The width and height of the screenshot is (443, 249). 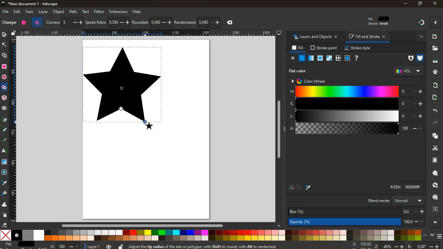 I want to click on send, so click(x=435, y=85).